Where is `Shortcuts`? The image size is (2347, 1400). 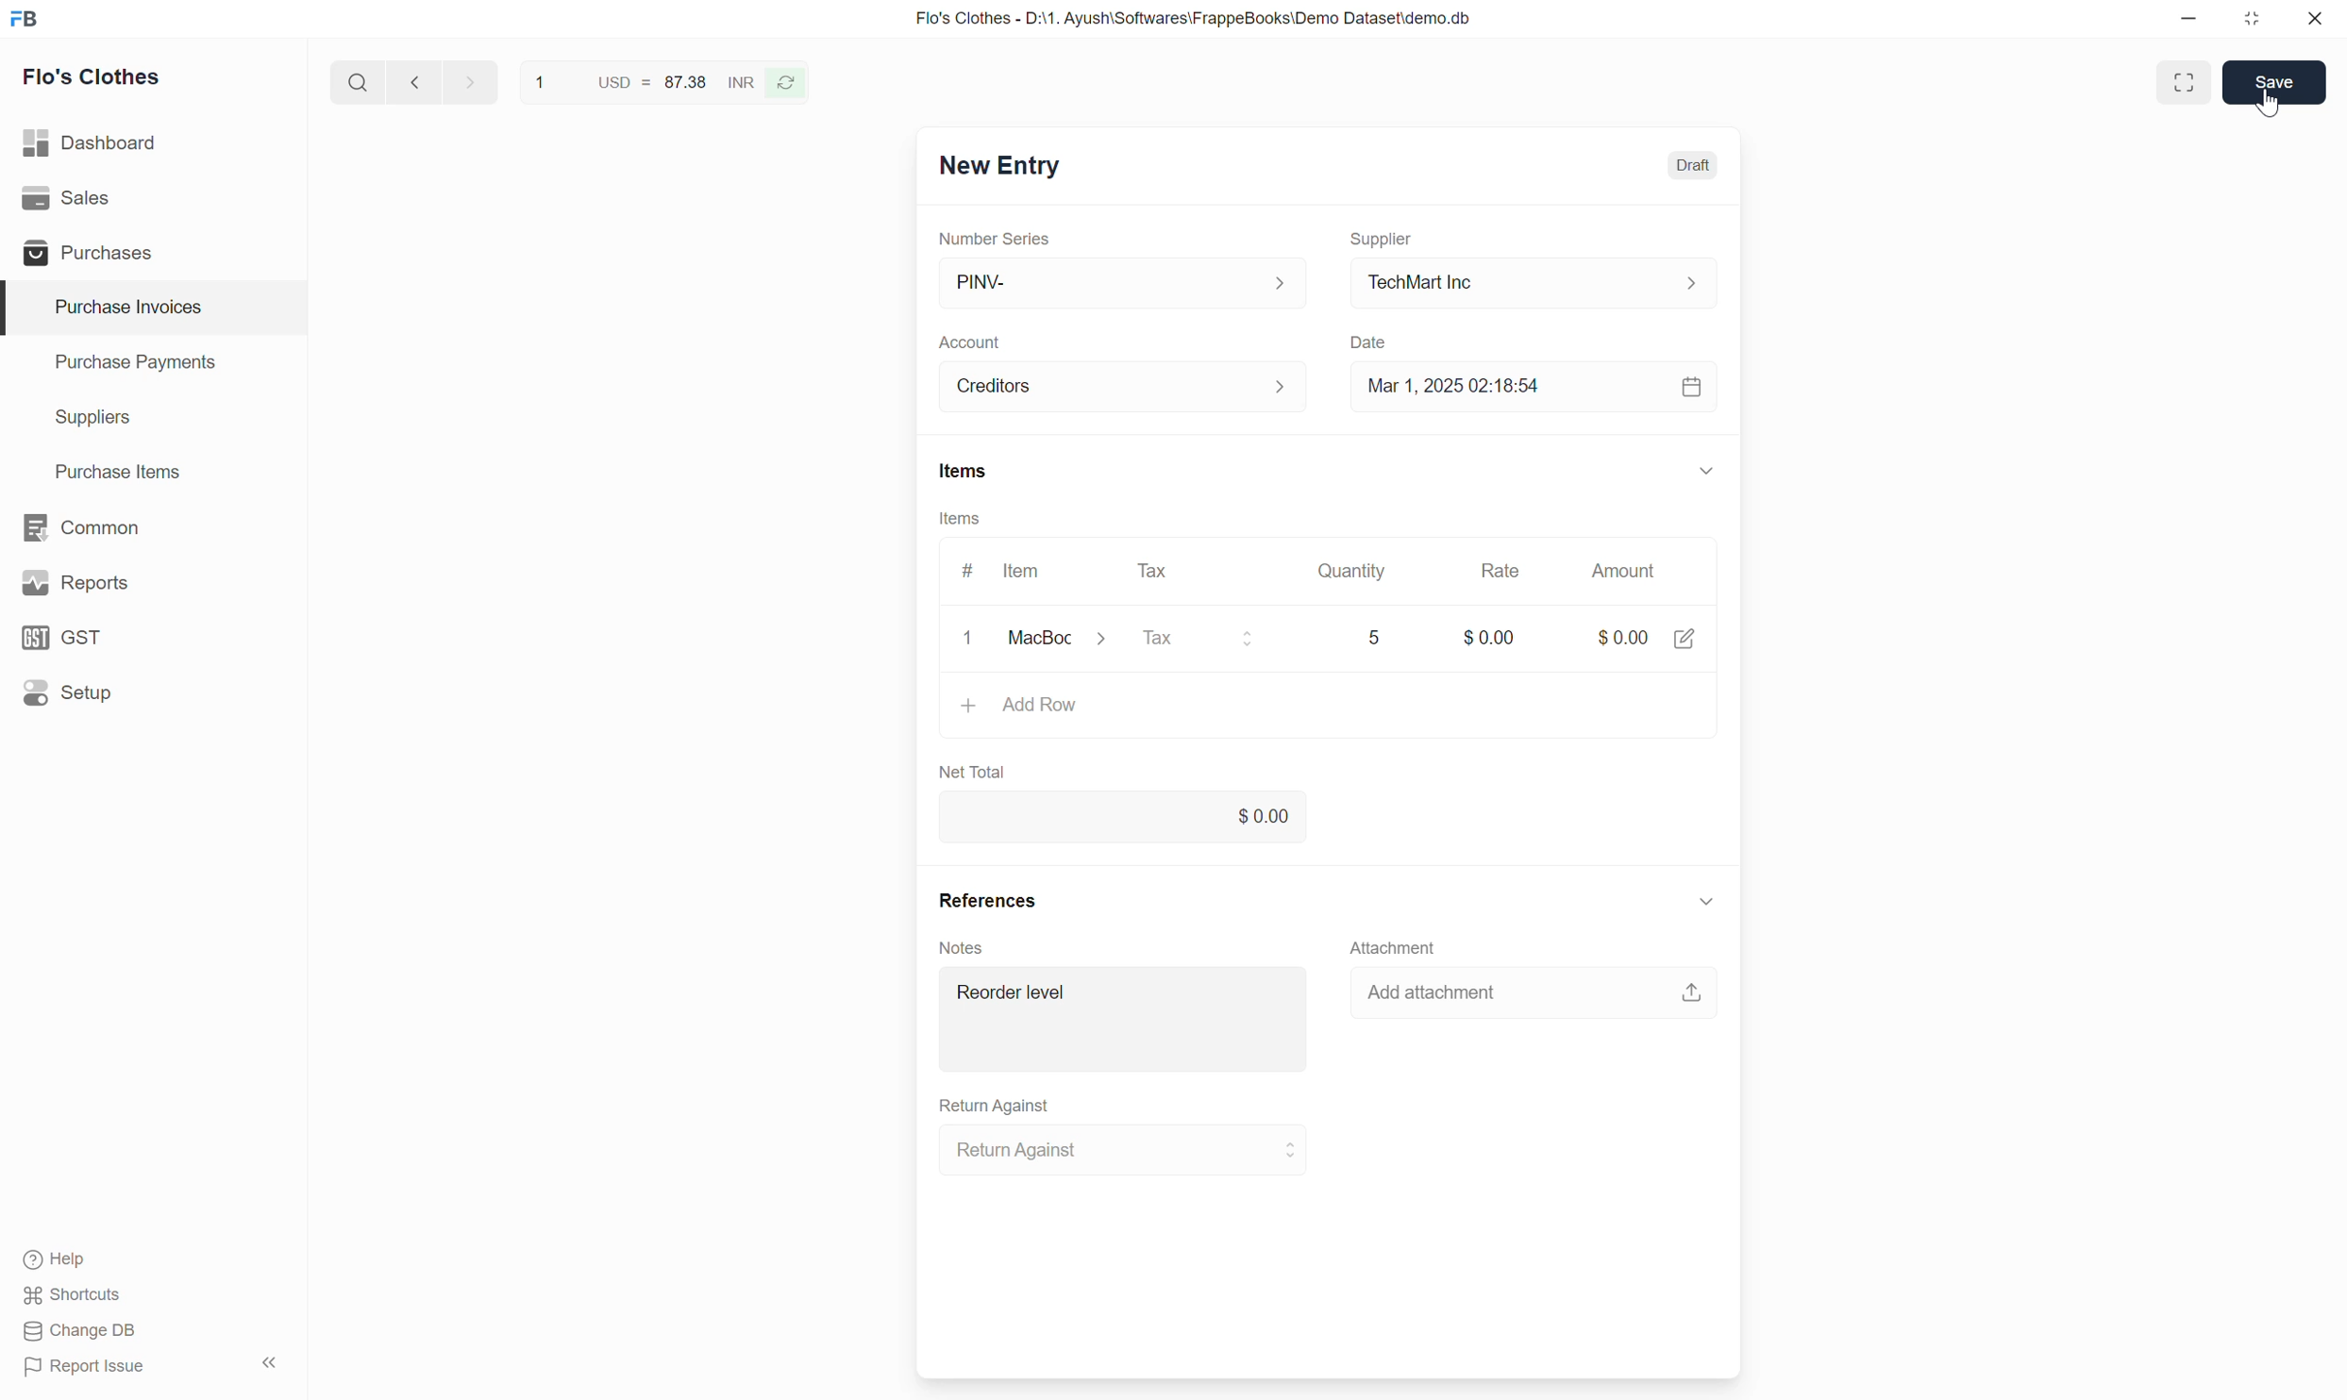 Shortcuts is located at coordinates (73, 1295).